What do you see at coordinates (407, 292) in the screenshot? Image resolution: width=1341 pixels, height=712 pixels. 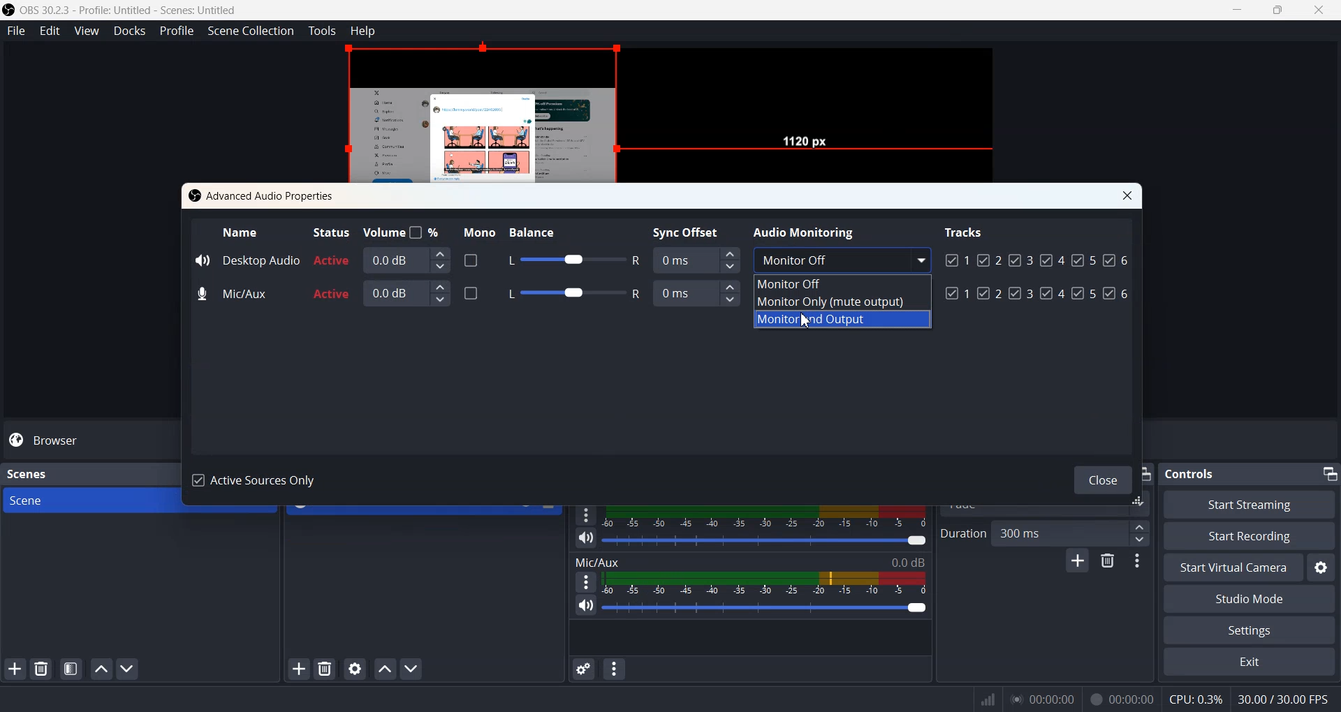 I see `0.0 dB` at bounding box center [407, 292].